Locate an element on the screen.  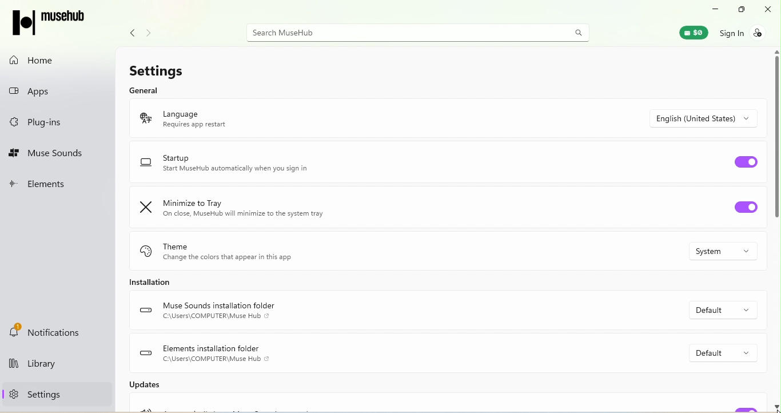
Installation is located at coordinates (157, 281).